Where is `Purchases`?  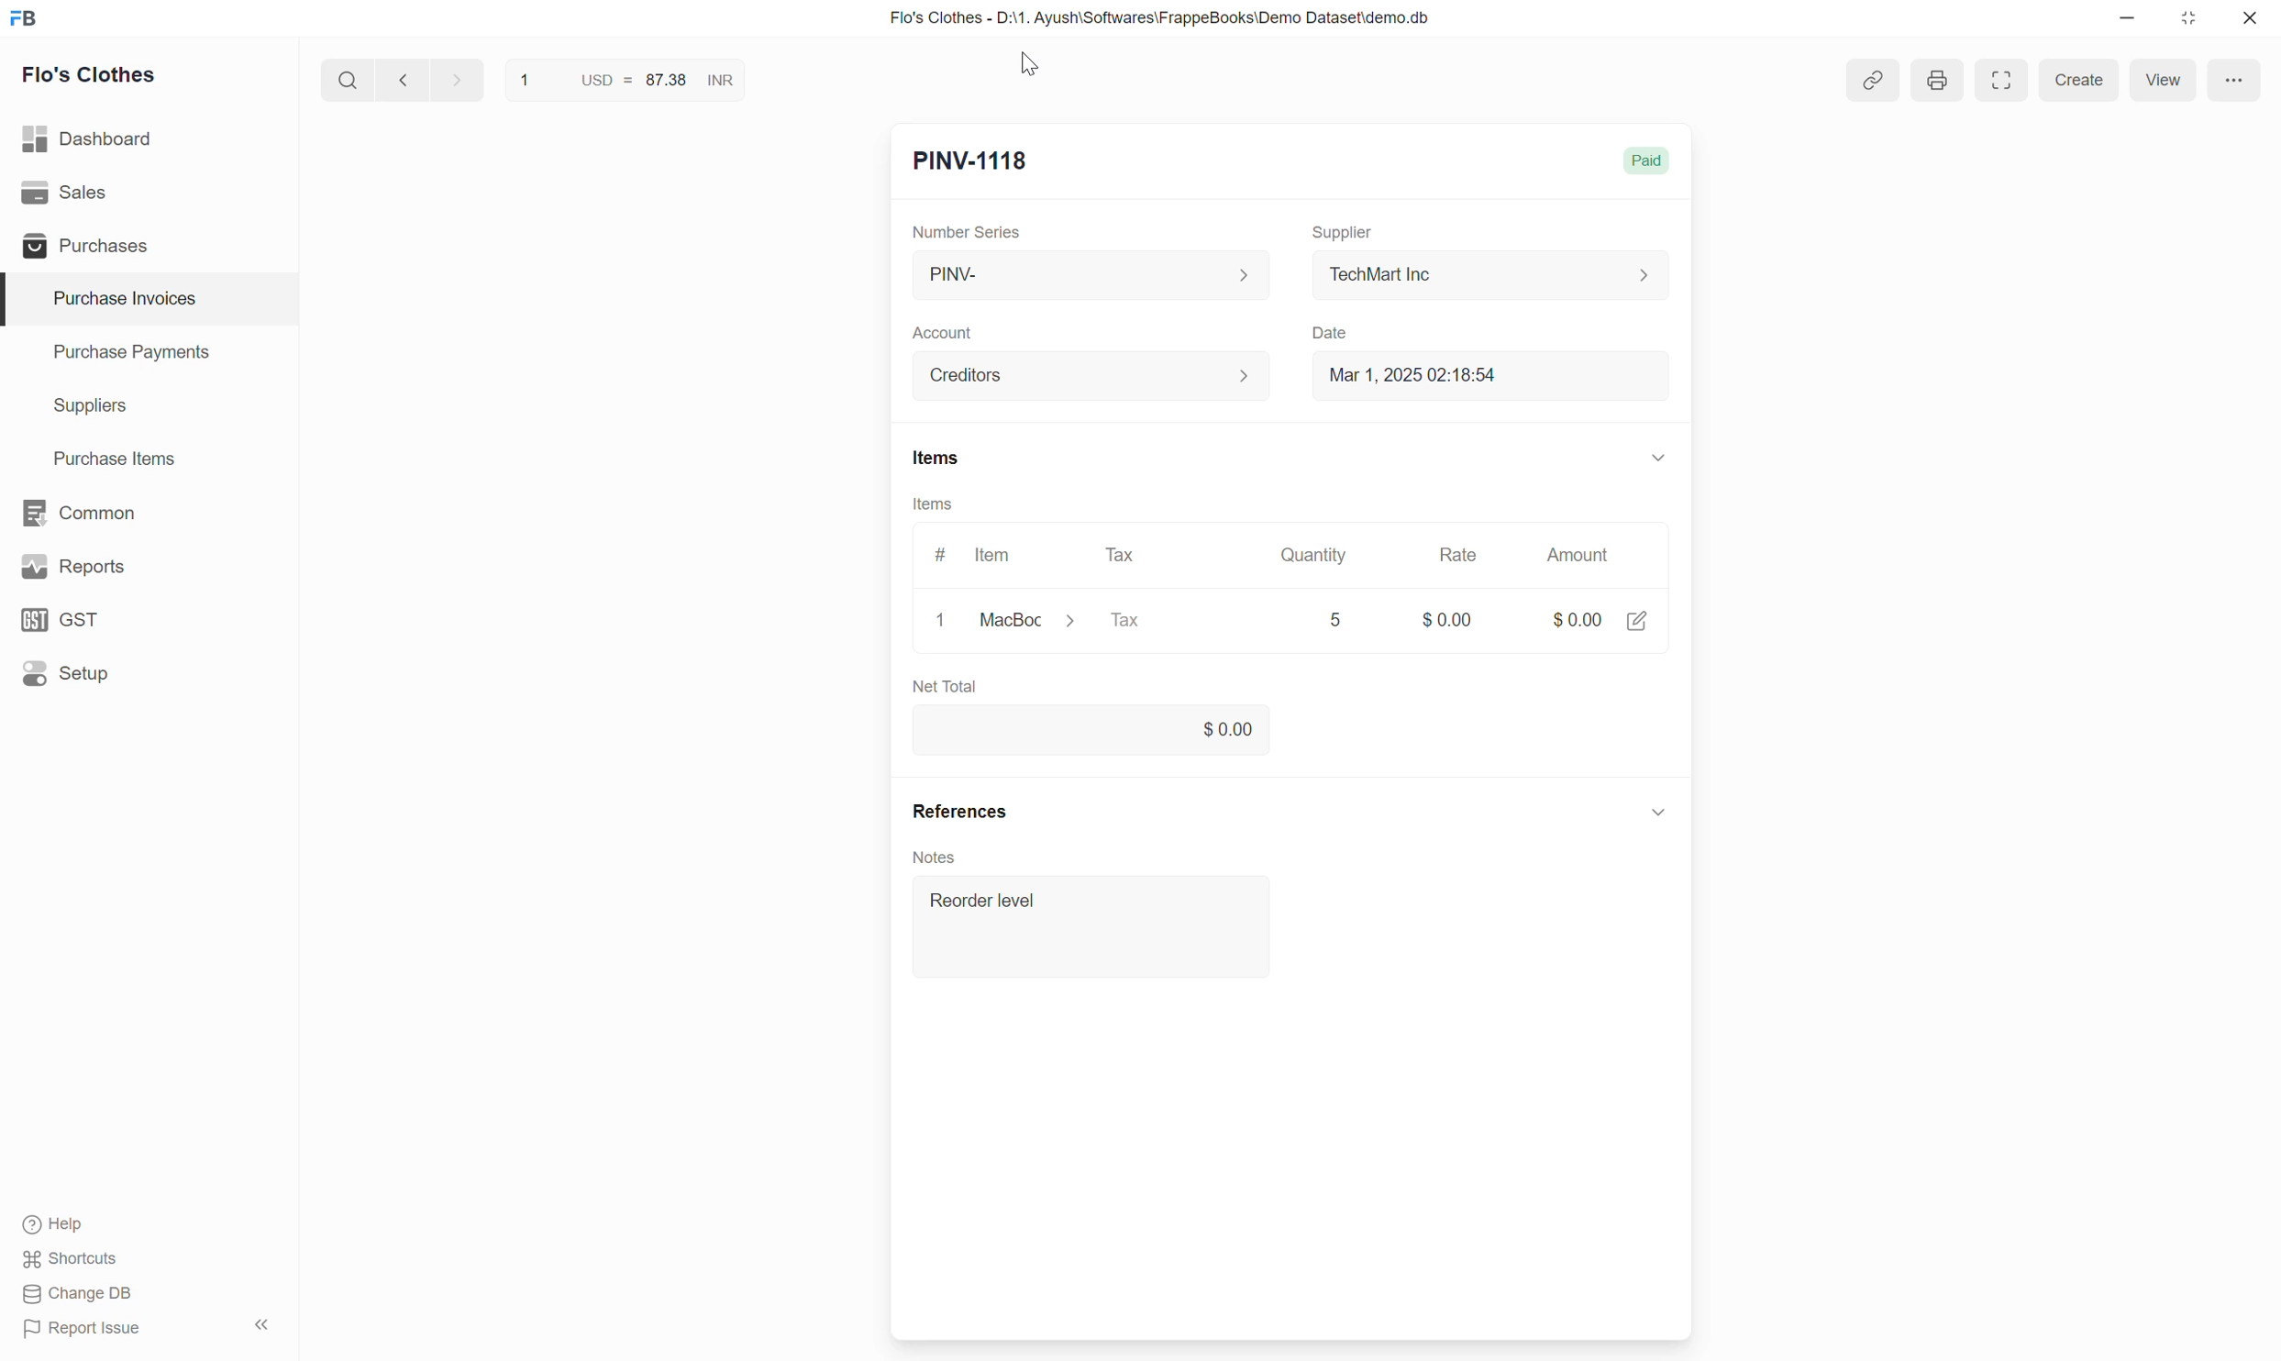
Purchases is located at coordinates (148, 245).